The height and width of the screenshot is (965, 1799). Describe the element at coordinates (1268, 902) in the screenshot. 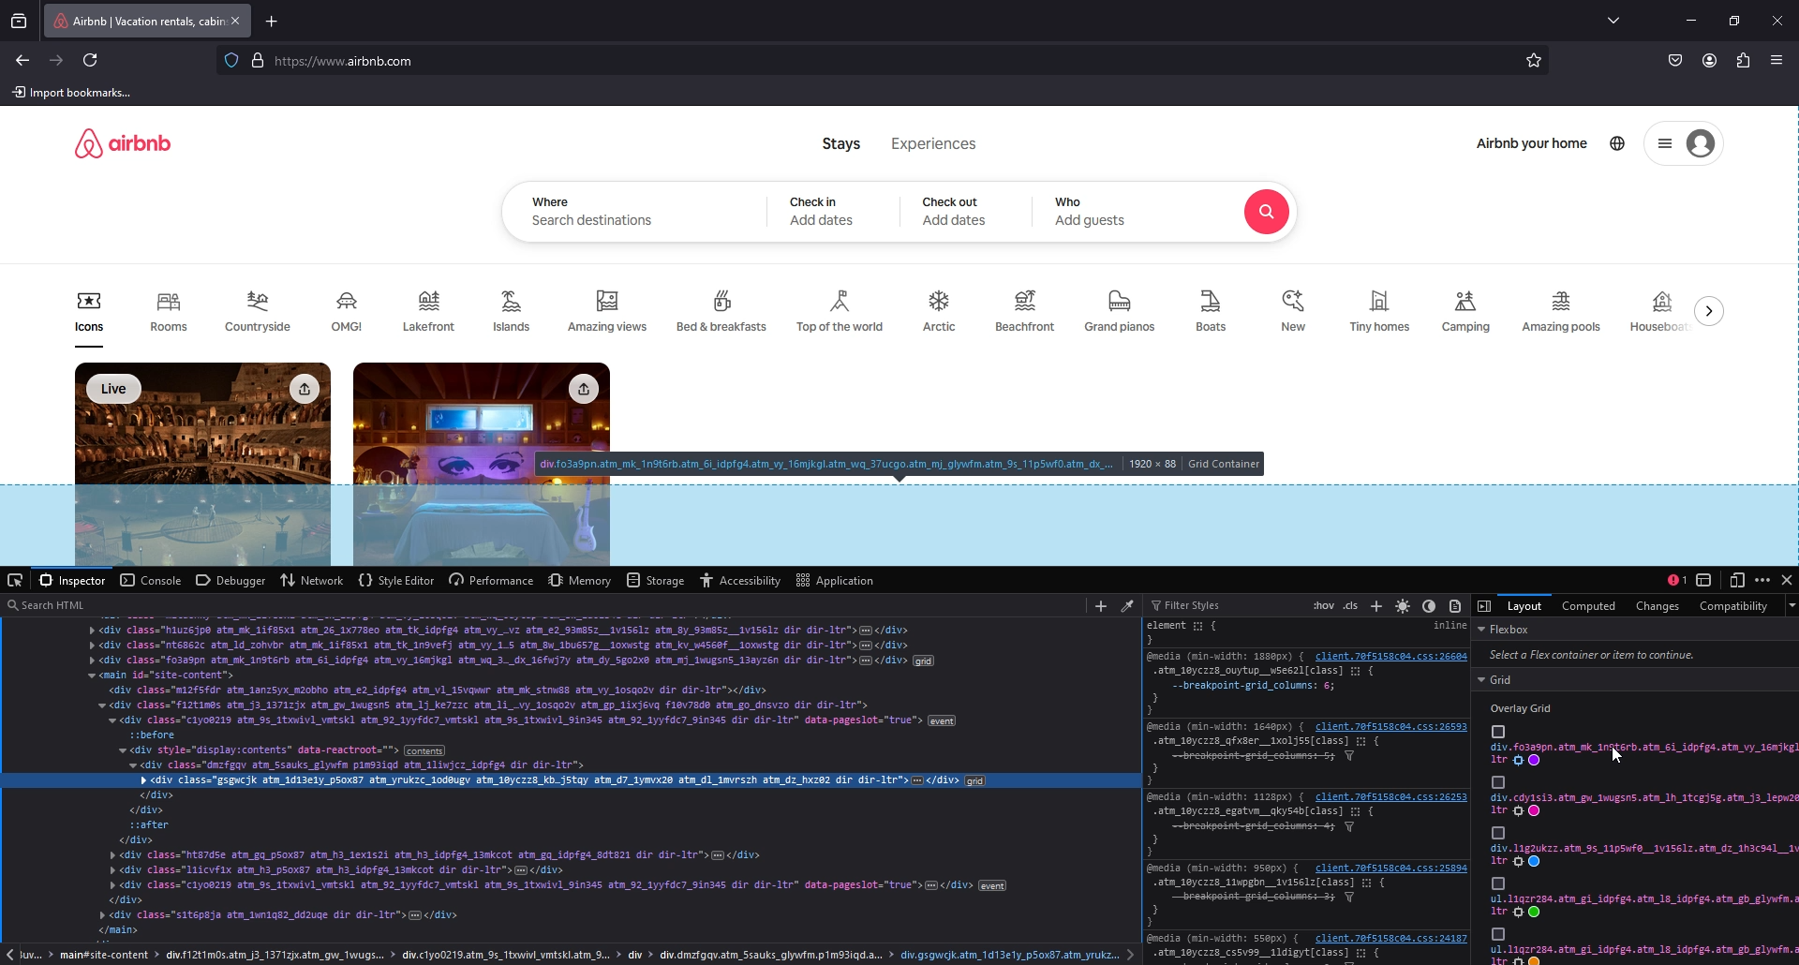

I see `elements` at that location.